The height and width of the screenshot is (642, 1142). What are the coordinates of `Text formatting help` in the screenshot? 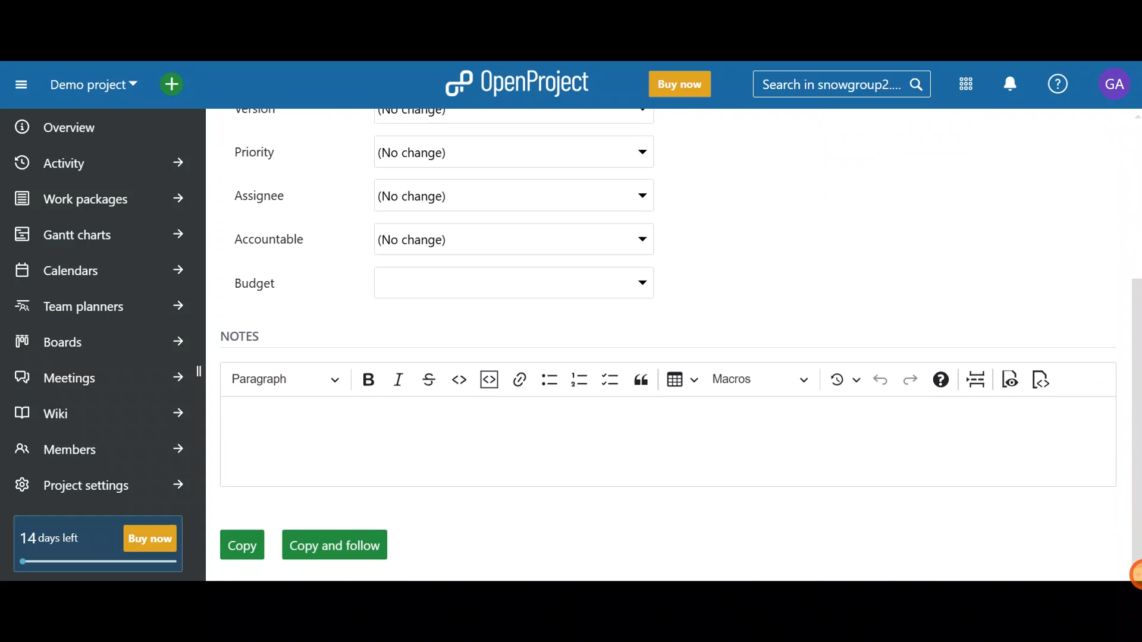 It's located at (942, 383).